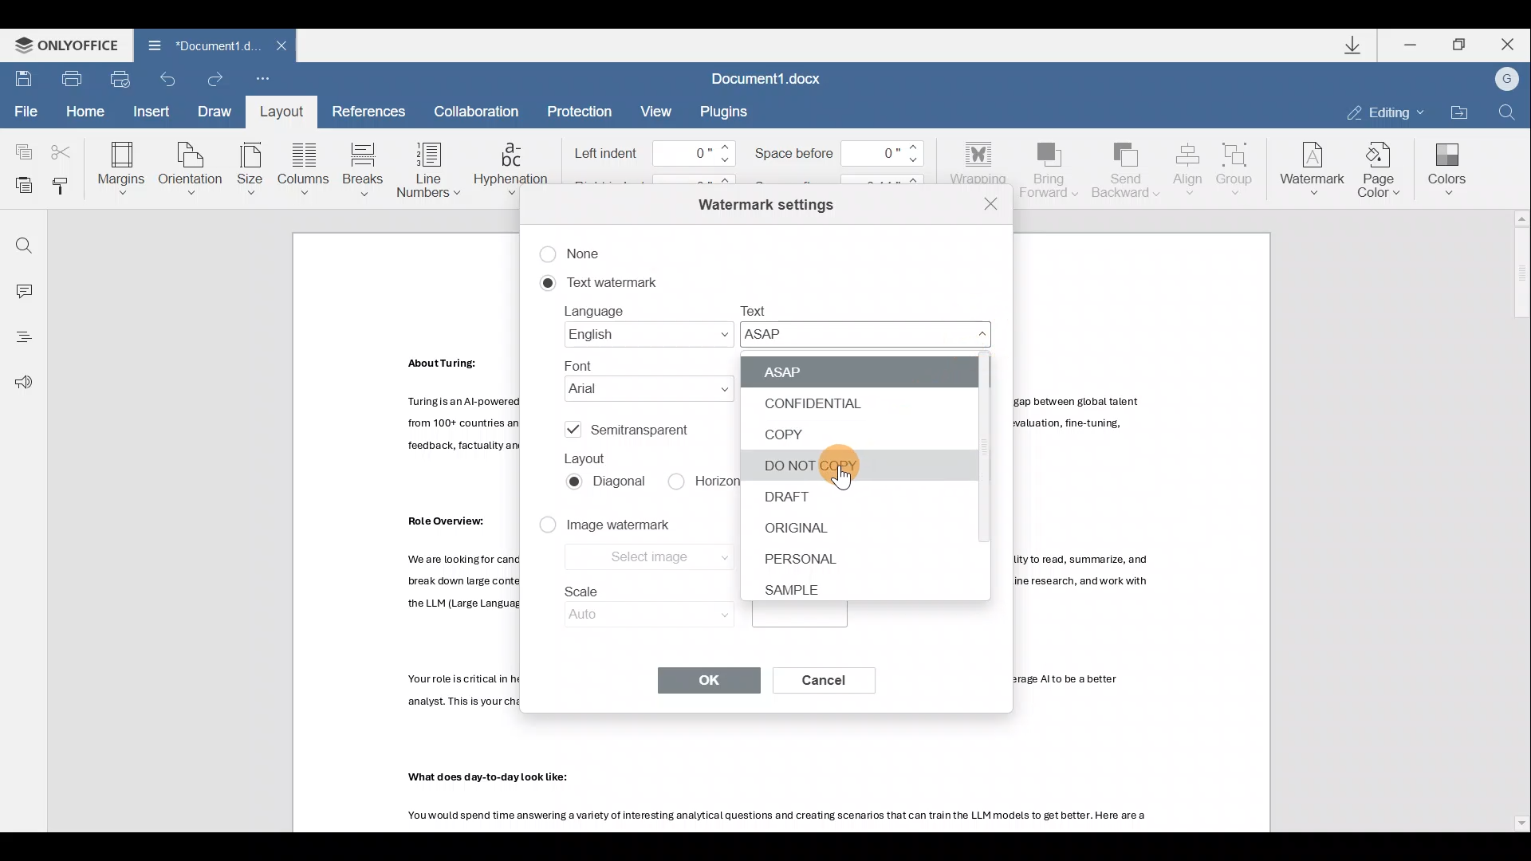  Describe the element at coordinates (641, 379) in the screenshot. I see `Font name` at that location.